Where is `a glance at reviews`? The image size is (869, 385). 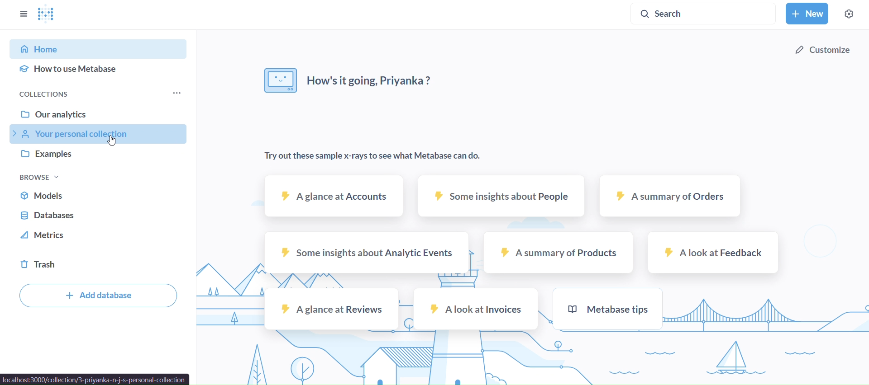 a glance at reviews is located at coordinates (332, 309).